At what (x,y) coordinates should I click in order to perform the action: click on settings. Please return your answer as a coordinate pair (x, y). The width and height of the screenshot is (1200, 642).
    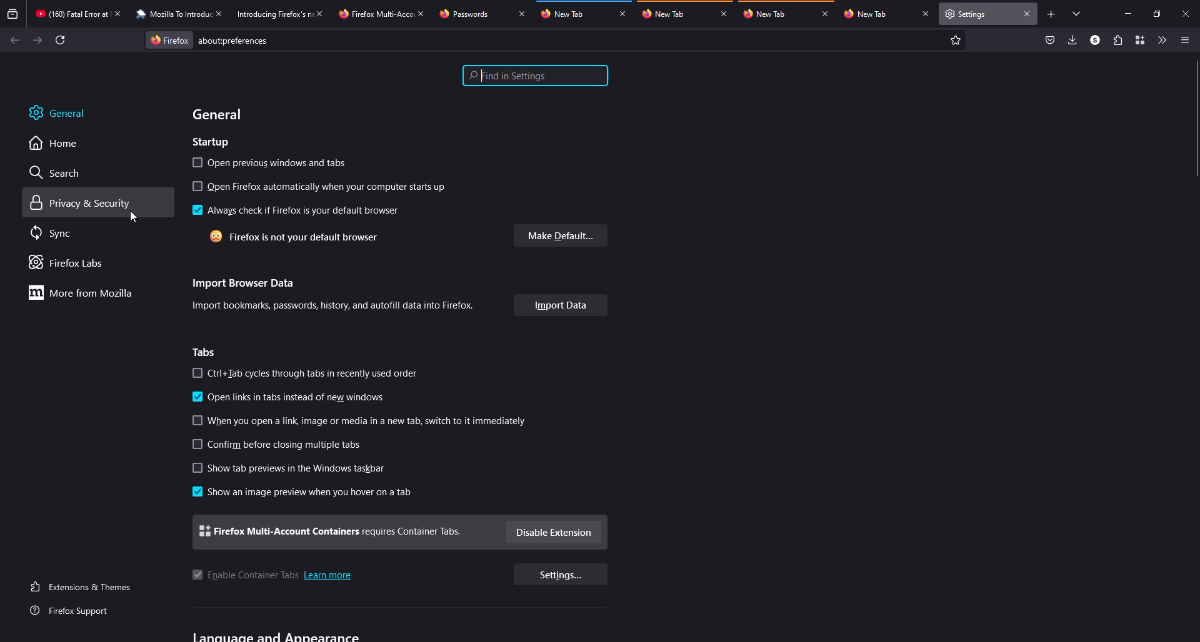
    Looking at the image, I should click on (969, 13).